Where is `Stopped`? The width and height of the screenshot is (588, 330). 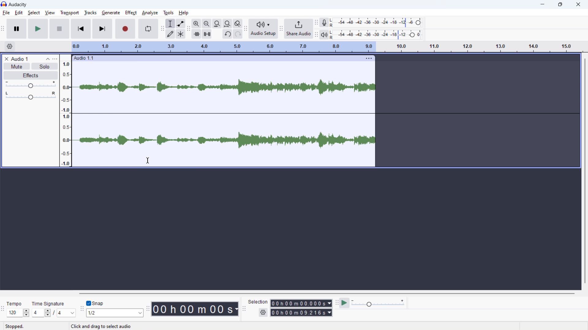 Stopped is located at coordinates (15, 326).